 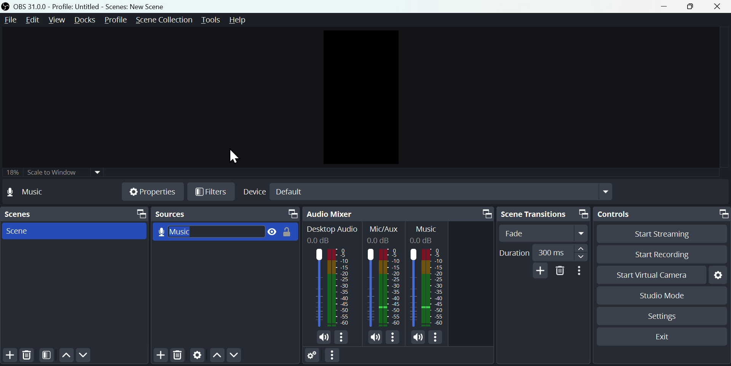 What do you see at coordinates (662, 252) in the screenshot?
I see `Start recording` at bounding box center [662, 252].